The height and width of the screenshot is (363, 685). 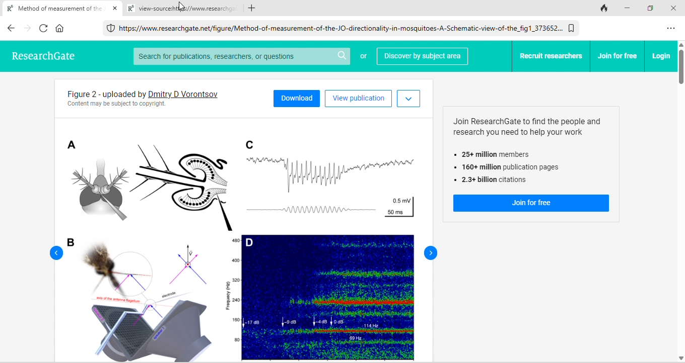 I want to click on search bar, so click(x=241, y=56).